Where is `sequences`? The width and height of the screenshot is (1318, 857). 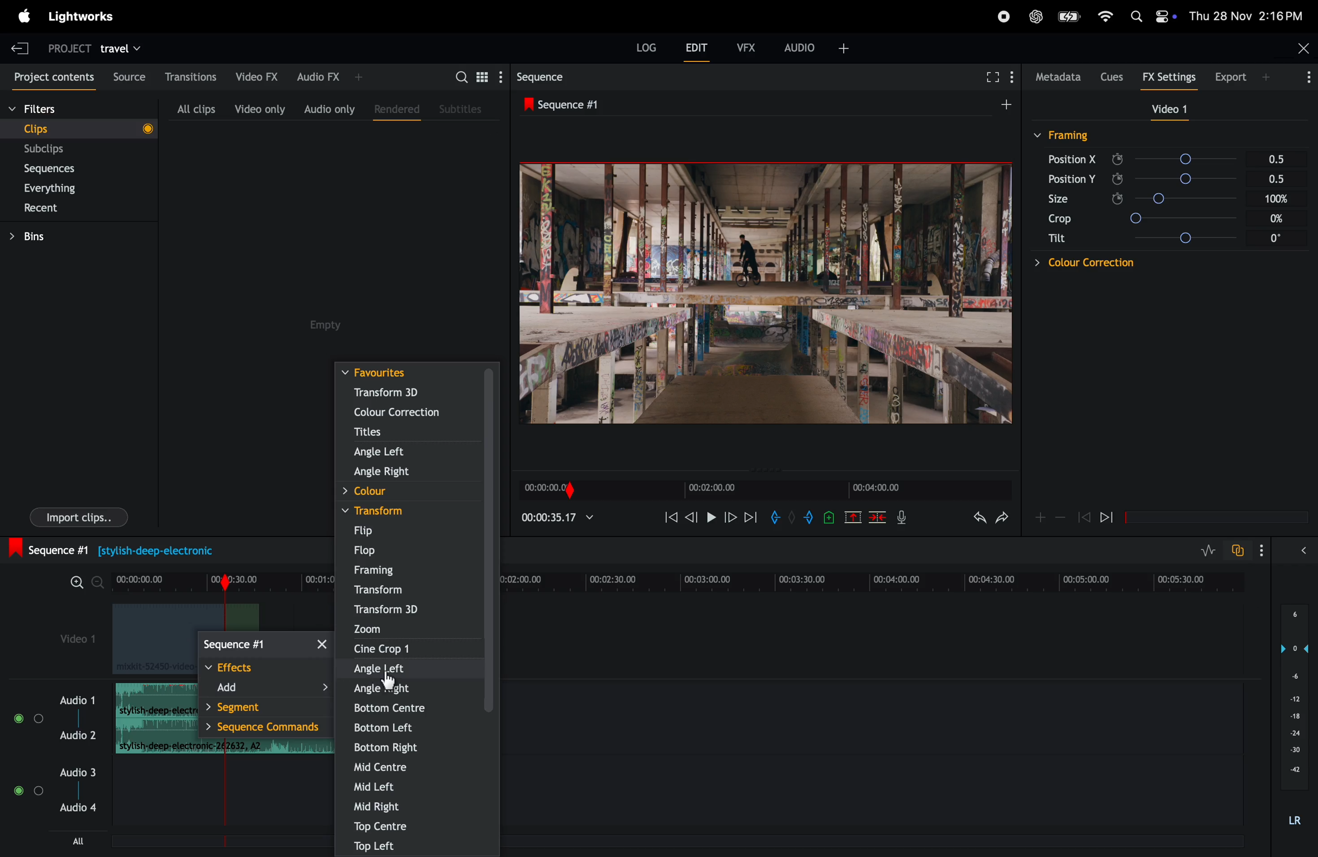
sequences is located at coordinates (59, 169).